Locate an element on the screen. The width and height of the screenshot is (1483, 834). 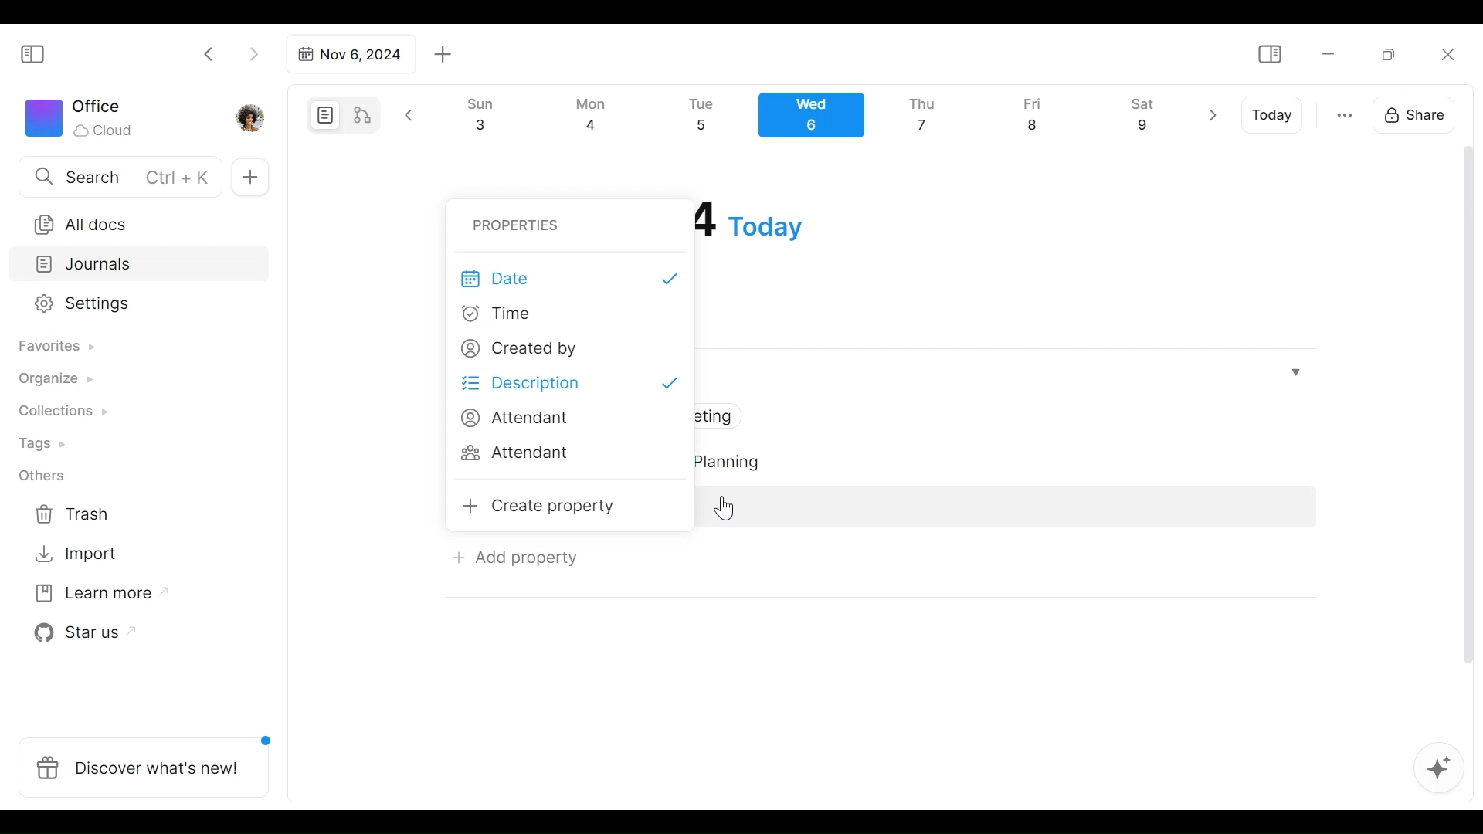
Date is located at coordinates (568, 280).